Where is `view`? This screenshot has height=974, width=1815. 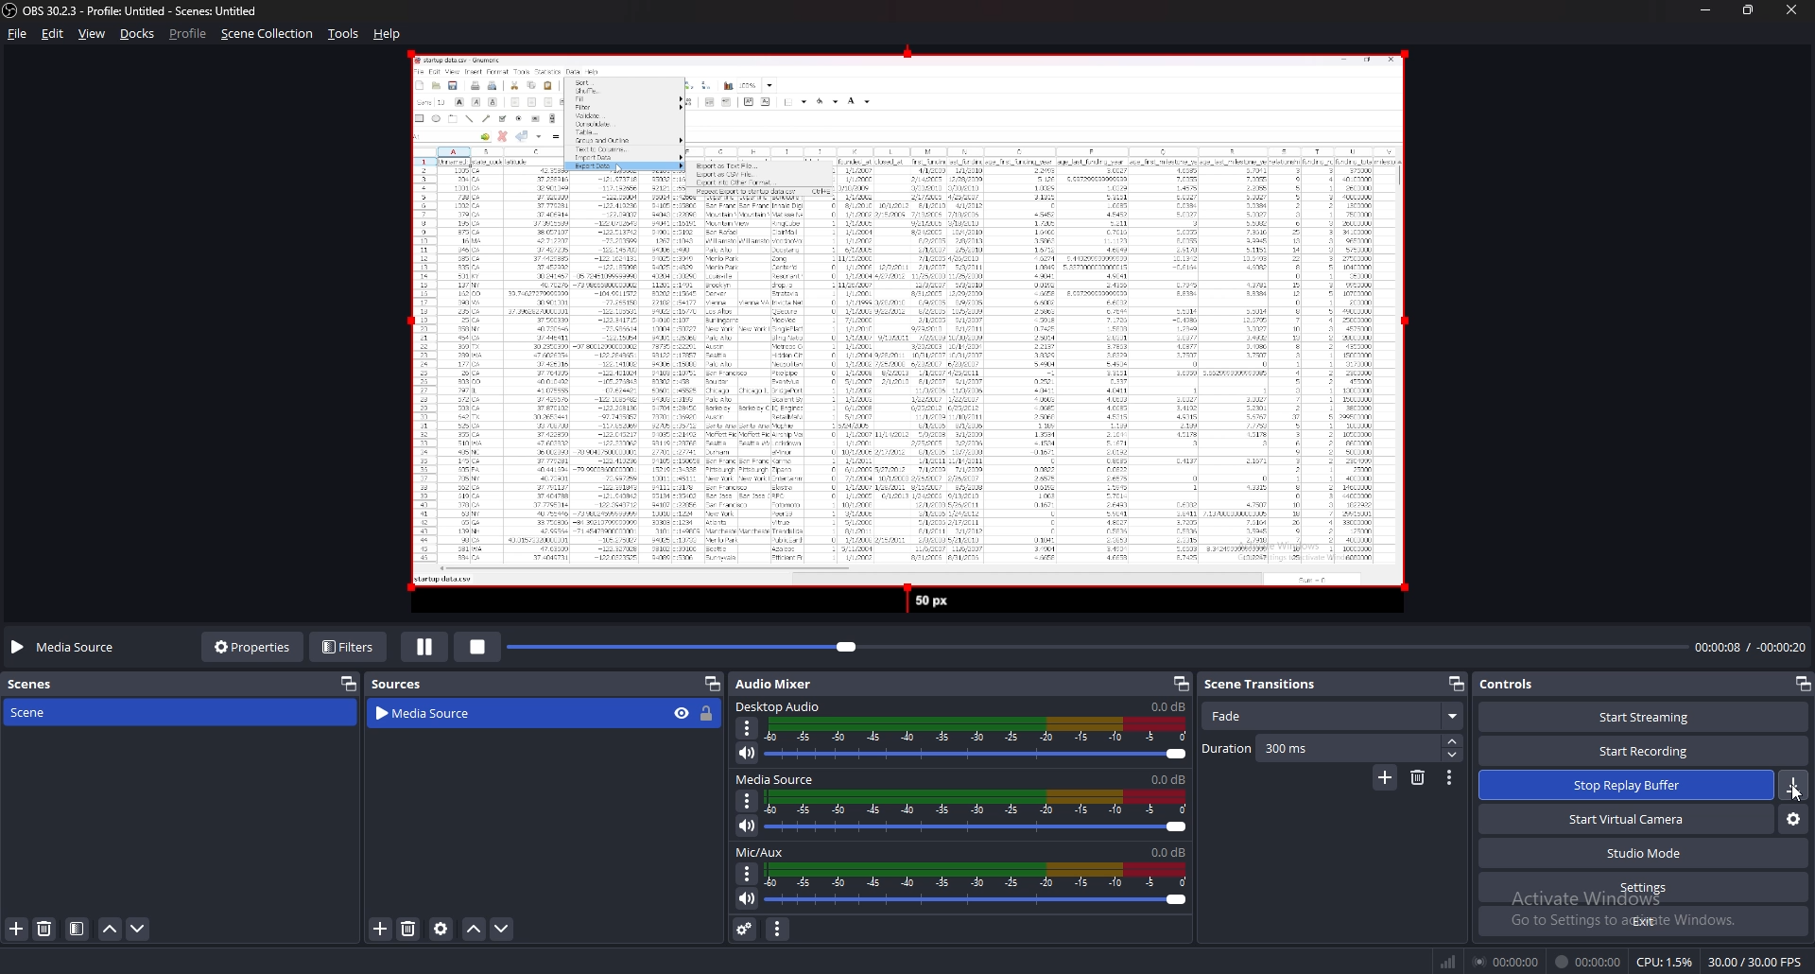
view is located at coordinates (93, 34).